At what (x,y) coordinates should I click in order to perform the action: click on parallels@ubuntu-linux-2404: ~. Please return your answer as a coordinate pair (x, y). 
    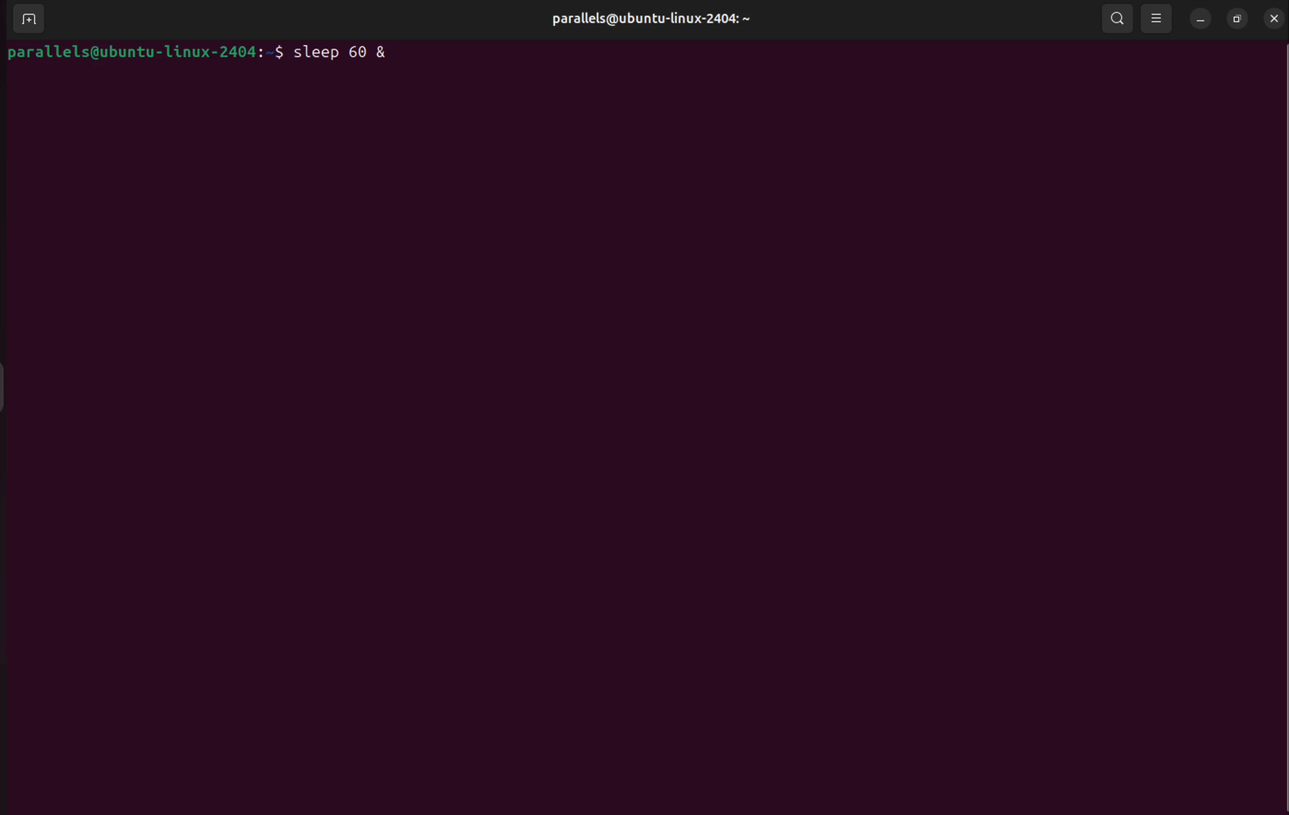
    Looking at the image, I should click on (647, 19).